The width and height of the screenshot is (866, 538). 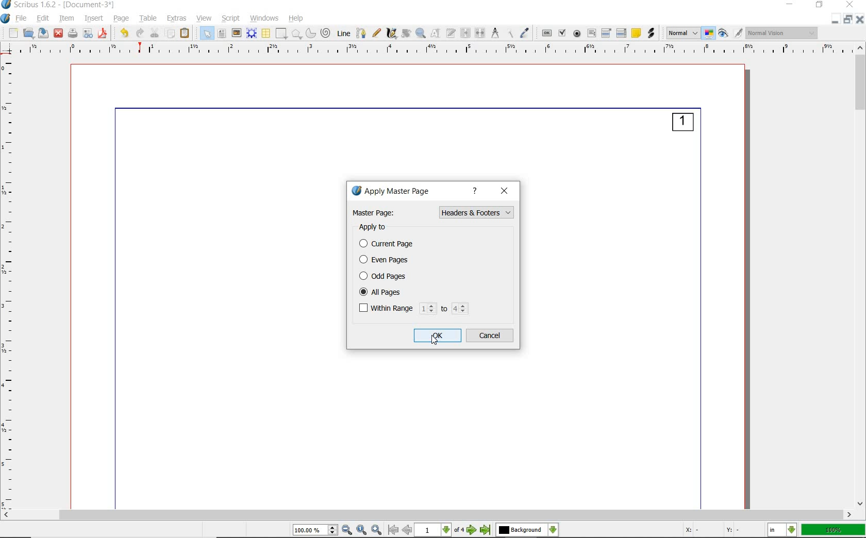 I want to click on close, so click(x=505, y=192).